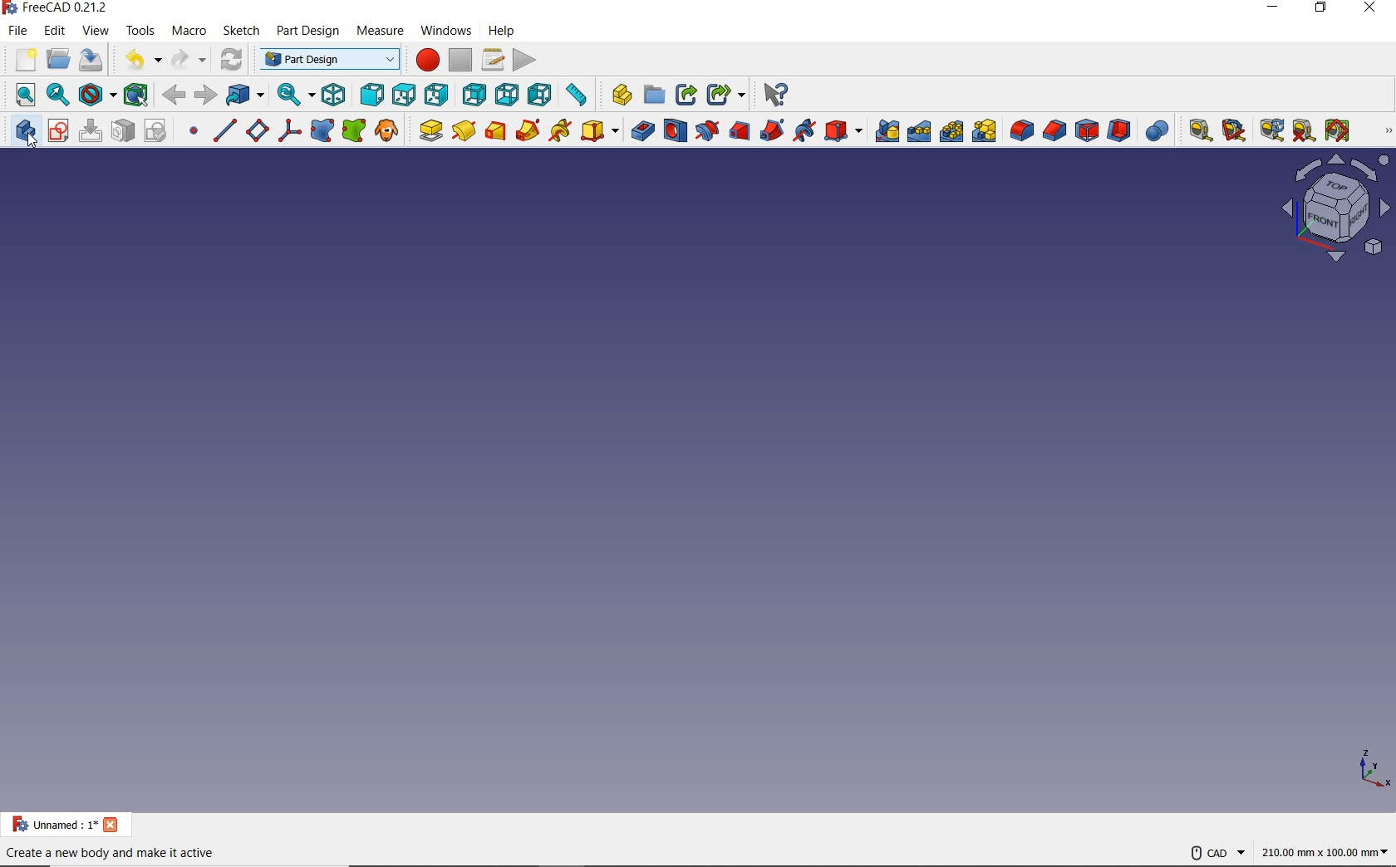 This screenshot has height=867, width=1396. I want to click on Windows, so click(444, 32).